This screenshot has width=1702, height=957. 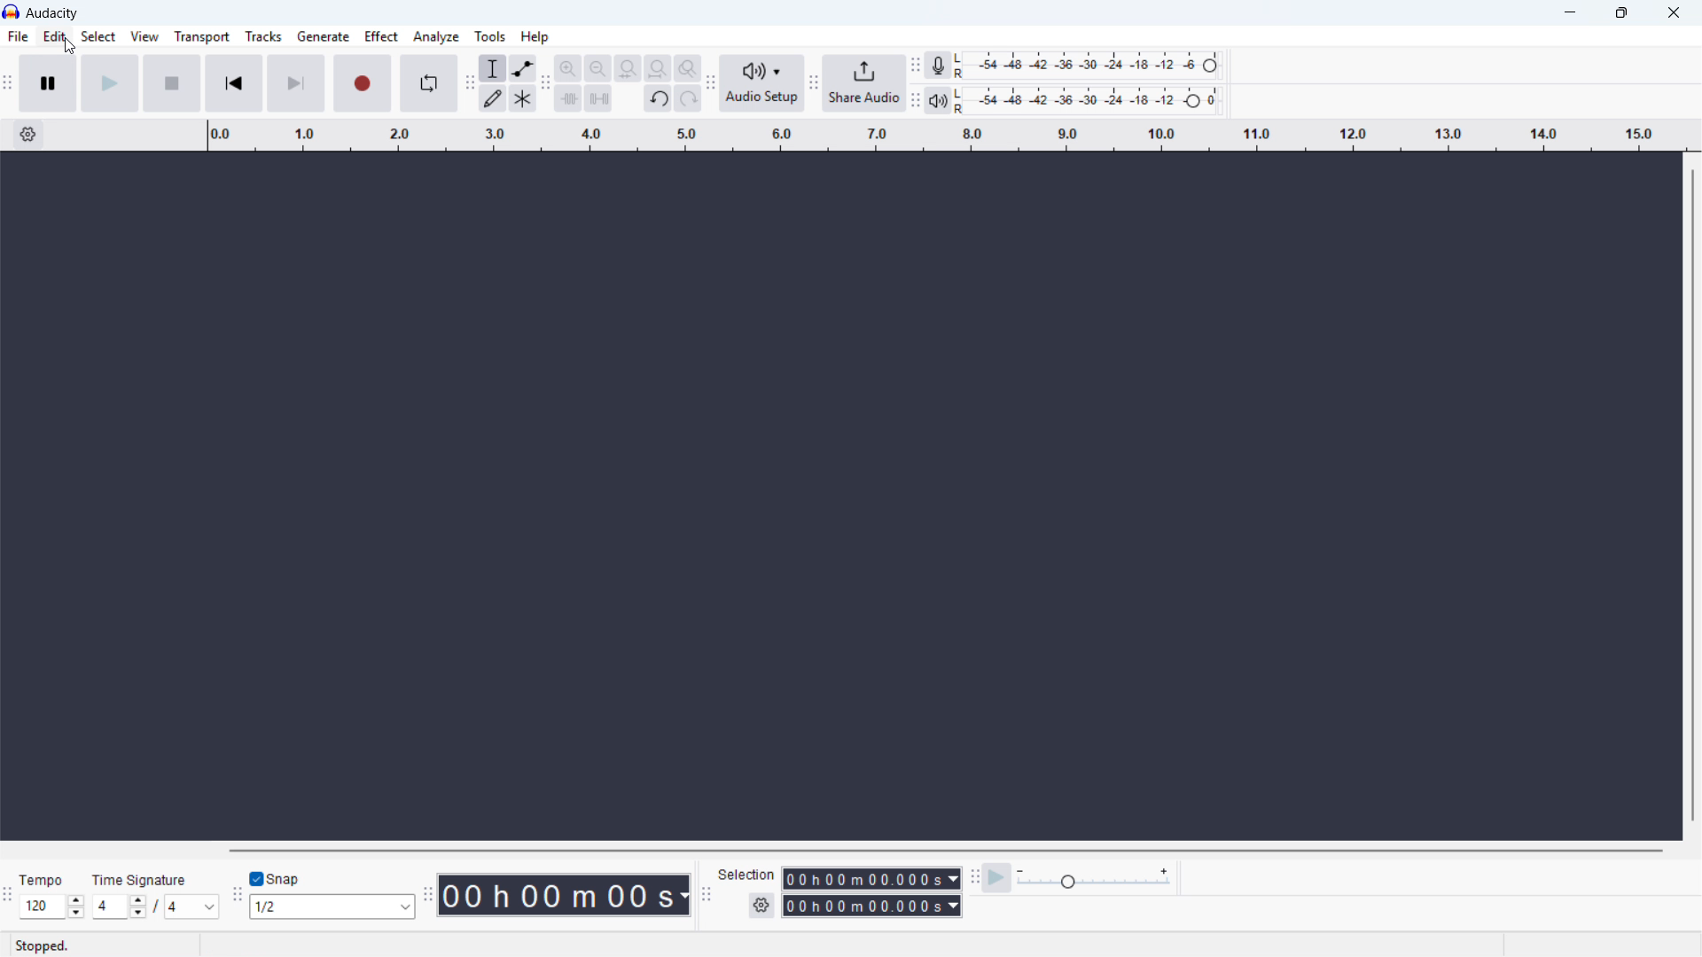 I want to click on close, so click(x=1672, y=12).